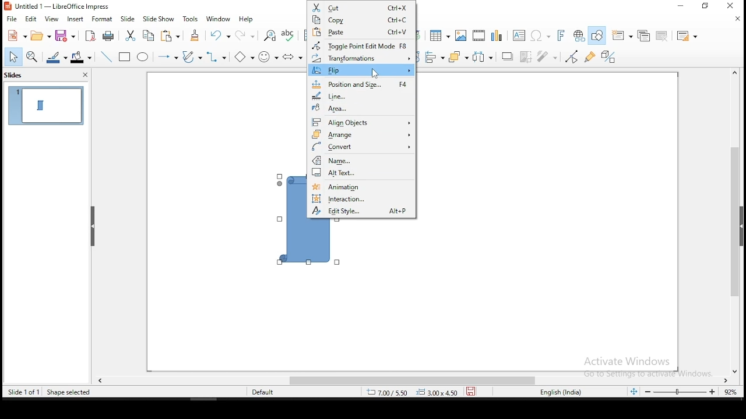 Image resolution: width=746 pixels, height=419 pixels. What do you see at coordinates (65, 36) in the screenshot?
I see `save` at bounding box center [65, 36].